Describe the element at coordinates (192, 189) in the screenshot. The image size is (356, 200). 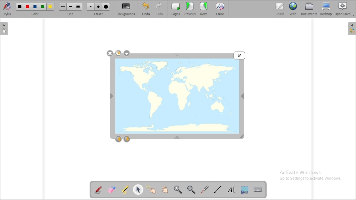
I see `zoom out` at that location.